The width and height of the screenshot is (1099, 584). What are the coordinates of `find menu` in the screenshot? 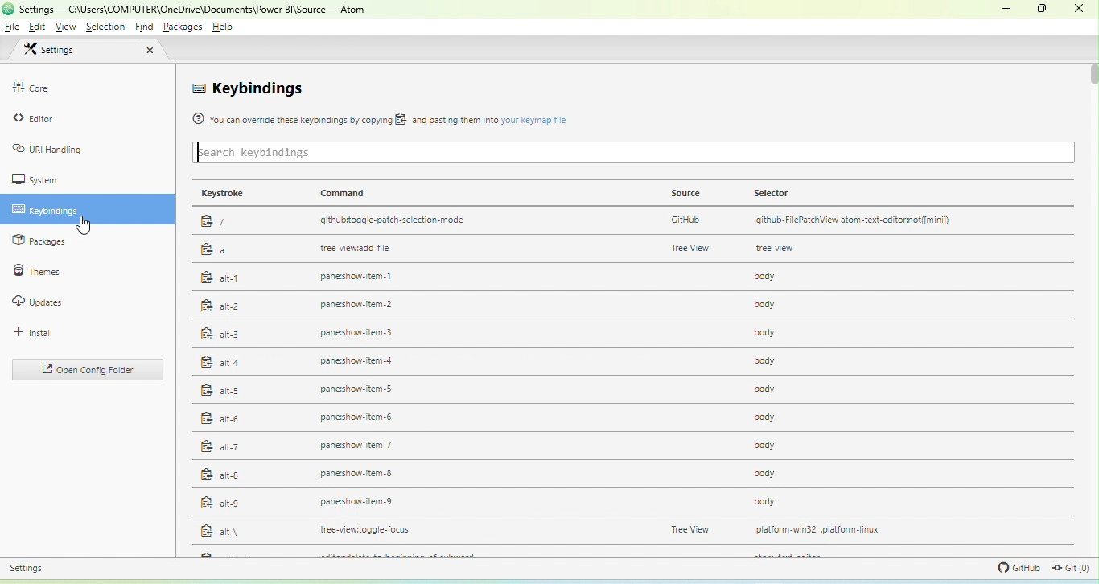 It's located at (144, 27).